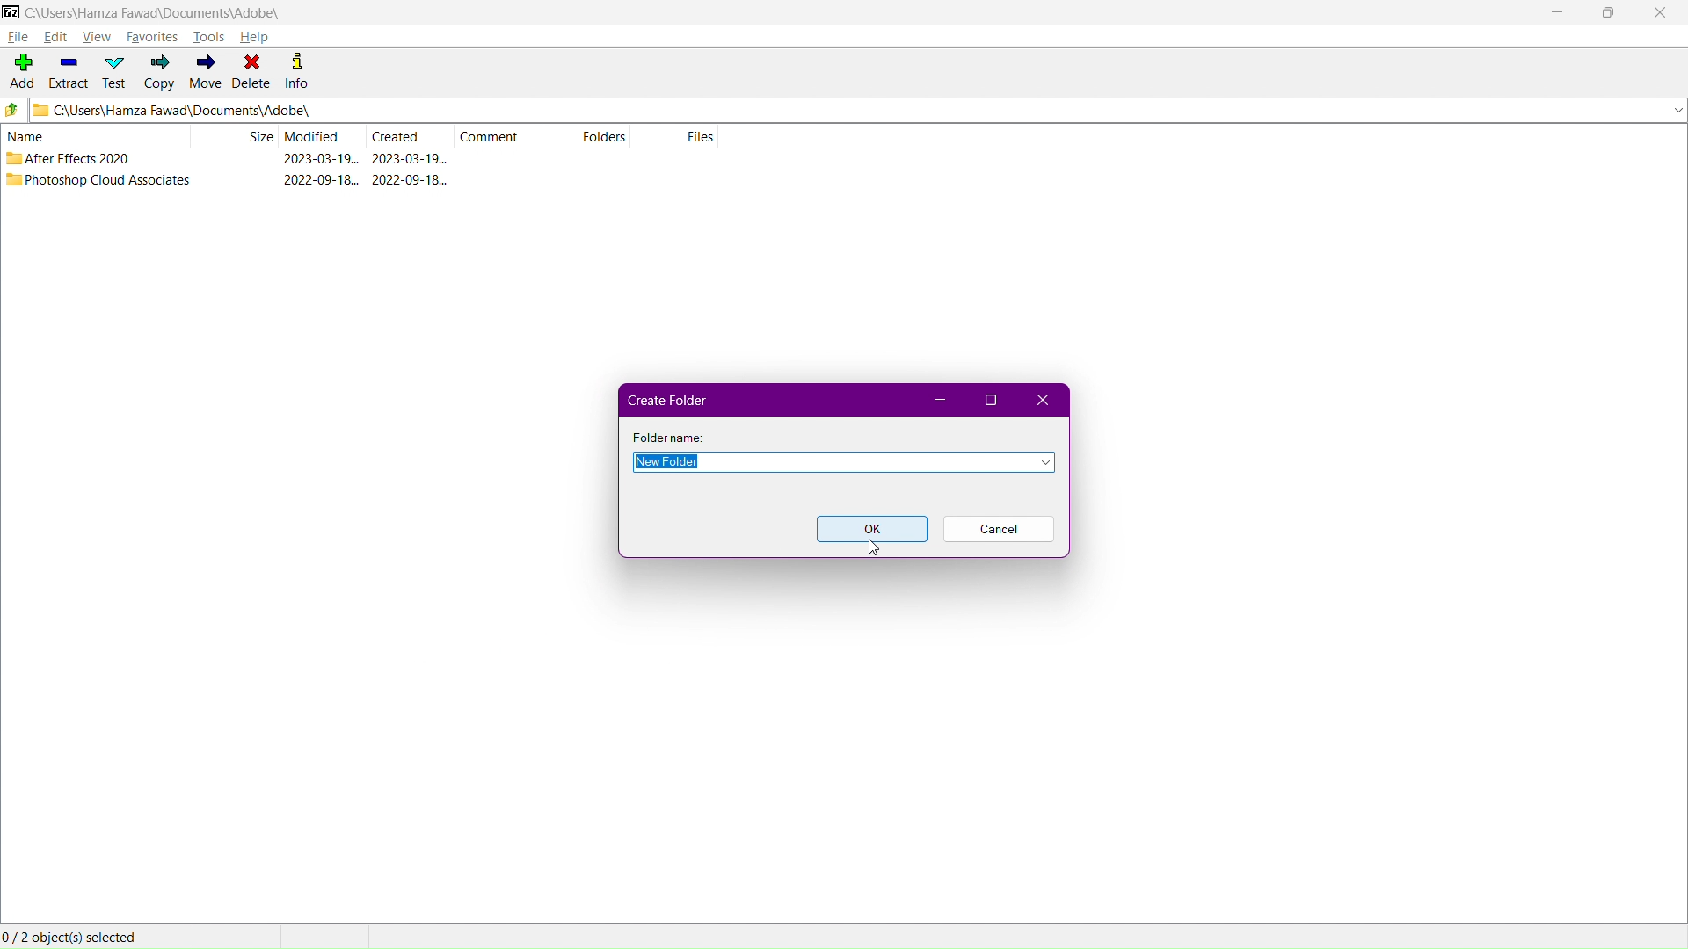 This screenshot has width=1688, height=949. I want to click on Comment, so click(504, 135).